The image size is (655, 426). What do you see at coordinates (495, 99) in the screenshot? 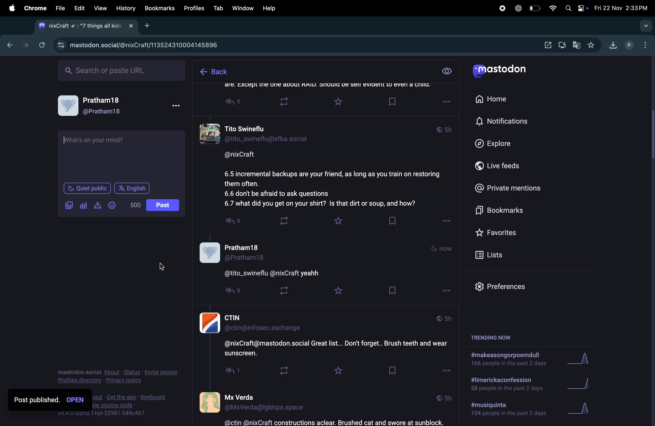
I see `home` at bounding box center [495, 99].